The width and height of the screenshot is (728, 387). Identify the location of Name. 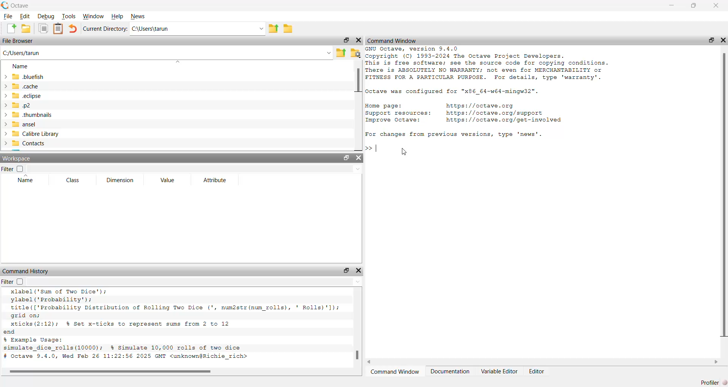
(19, 67).